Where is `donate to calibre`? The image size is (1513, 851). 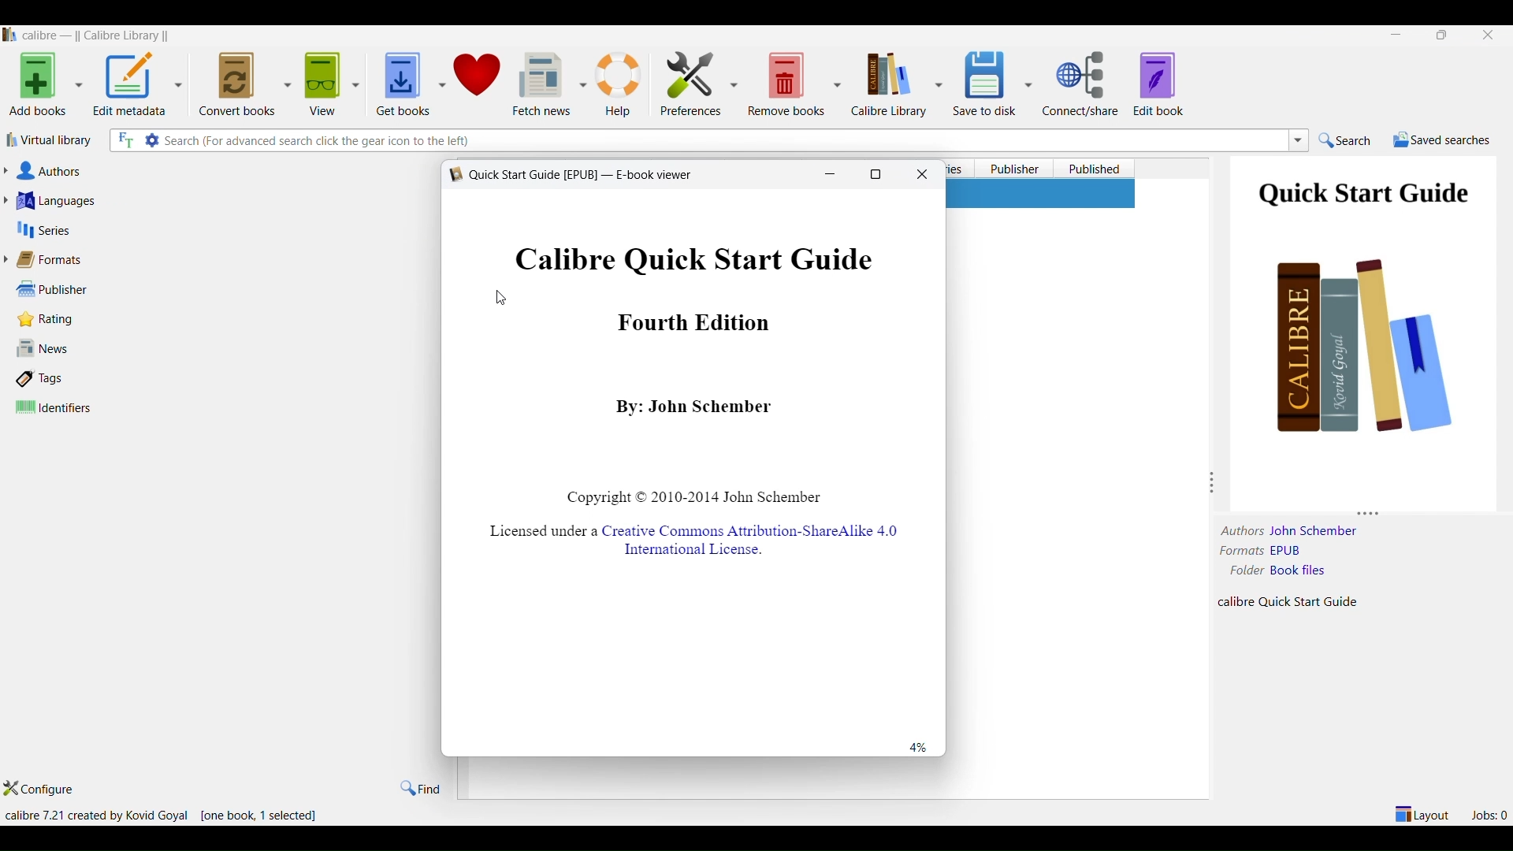
donate to calibre is located at coordinates (479, 81).